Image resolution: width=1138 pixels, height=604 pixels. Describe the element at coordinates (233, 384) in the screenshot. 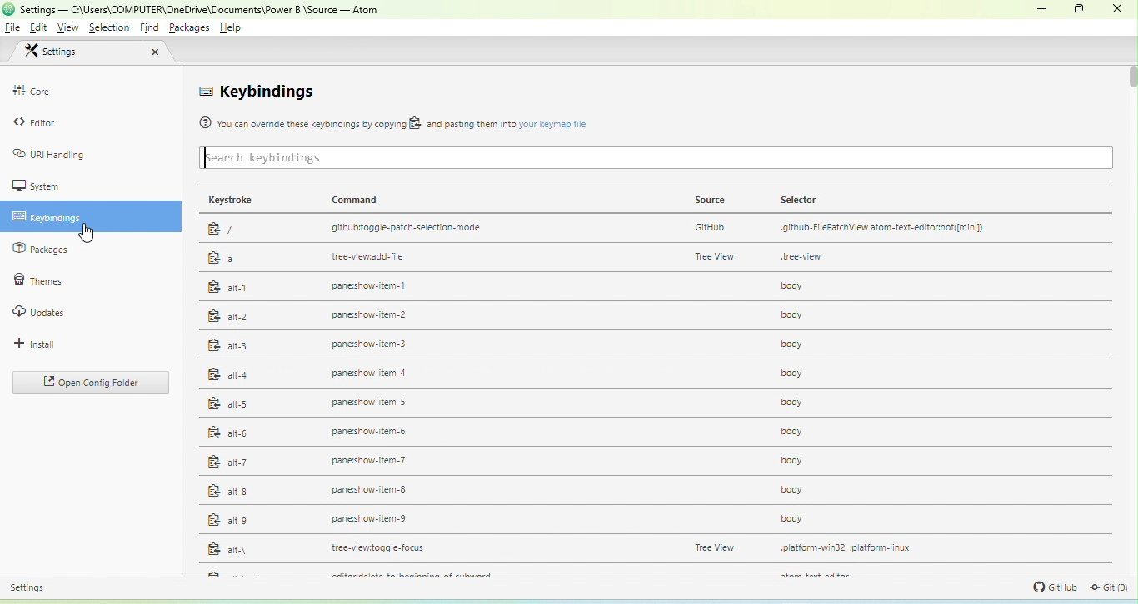

I see `keystroke` at that location.